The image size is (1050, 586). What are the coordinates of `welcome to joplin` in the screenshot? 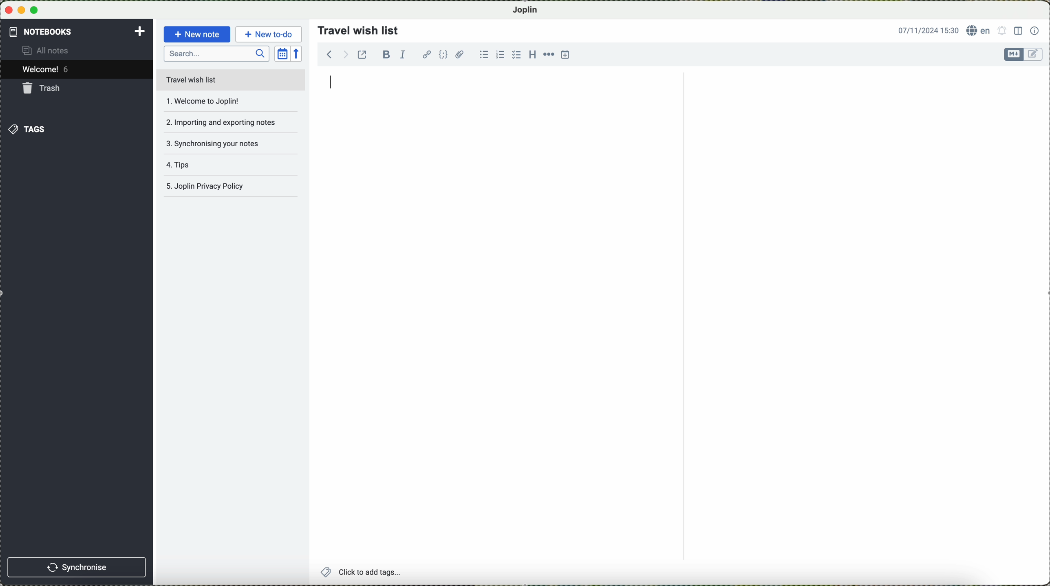 It's located at (218, 101).